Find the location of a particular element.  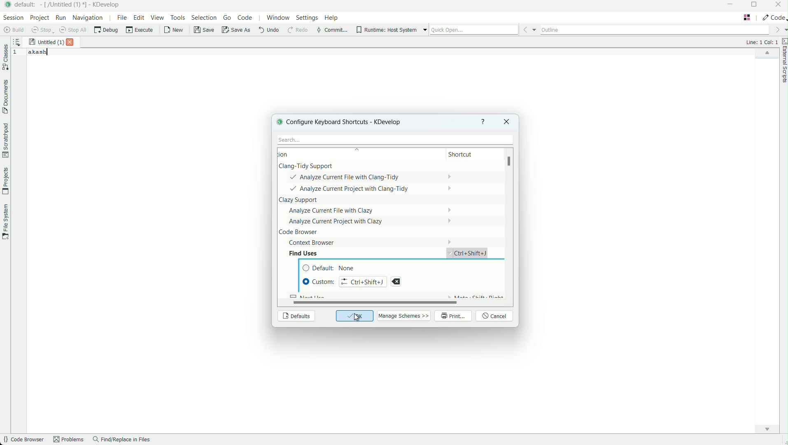

file system is located at coordinates (5, 220).